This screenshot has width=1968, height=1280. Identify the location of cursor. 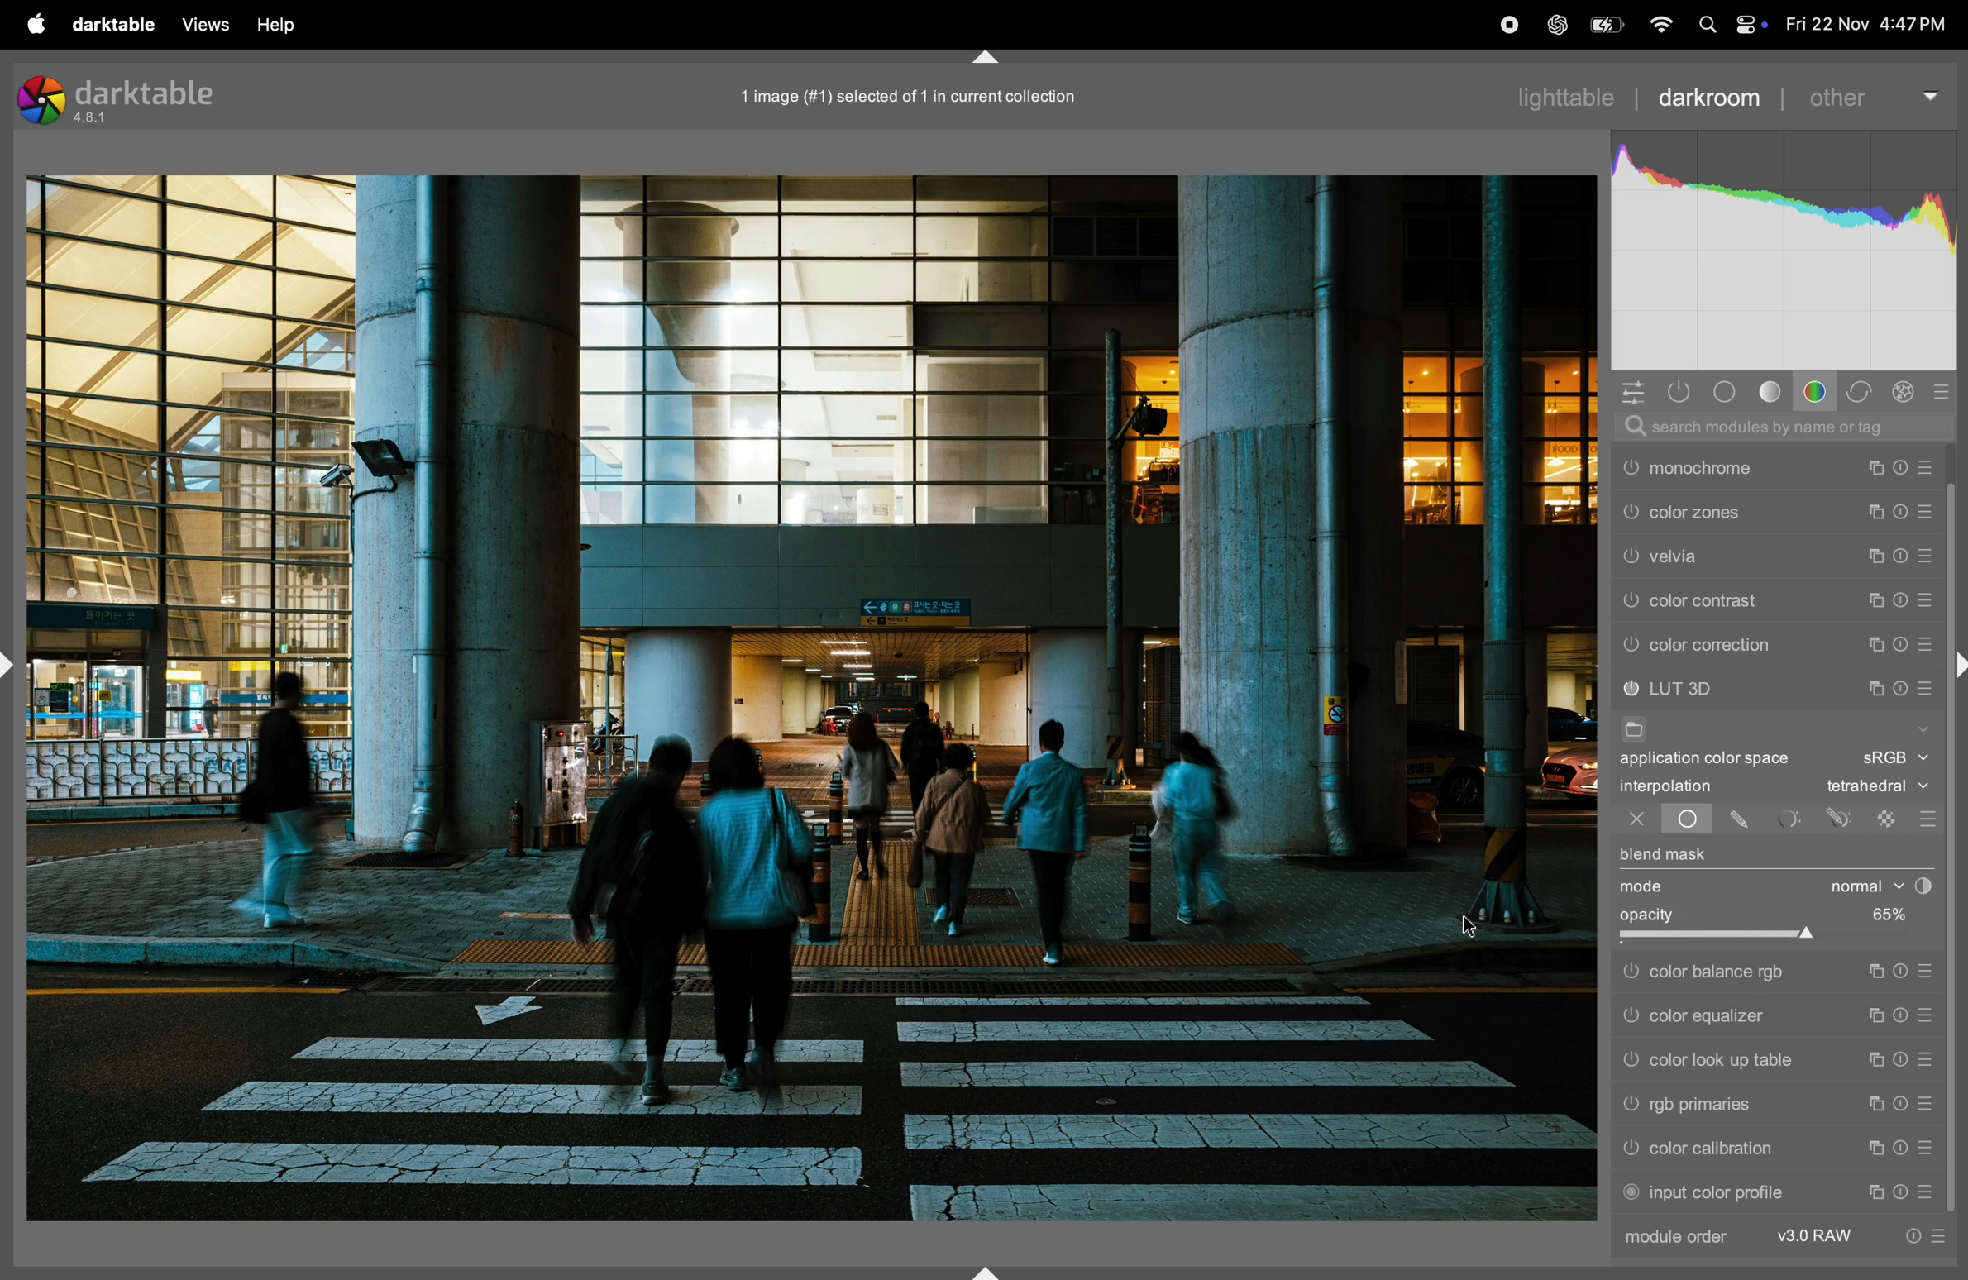
(1478, 929).